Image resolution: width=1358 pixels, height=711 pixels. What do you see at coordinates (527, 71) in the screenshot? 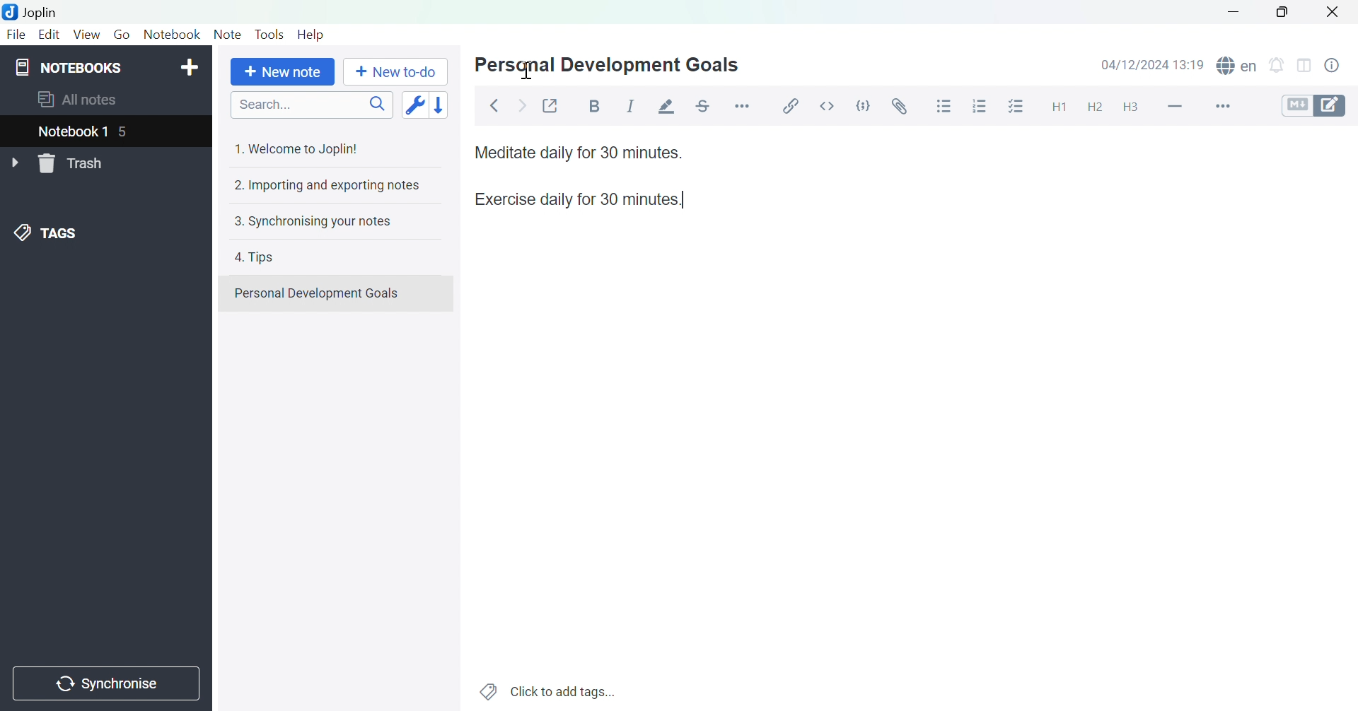
I see `Cursor` at bounding box center [527, 71].